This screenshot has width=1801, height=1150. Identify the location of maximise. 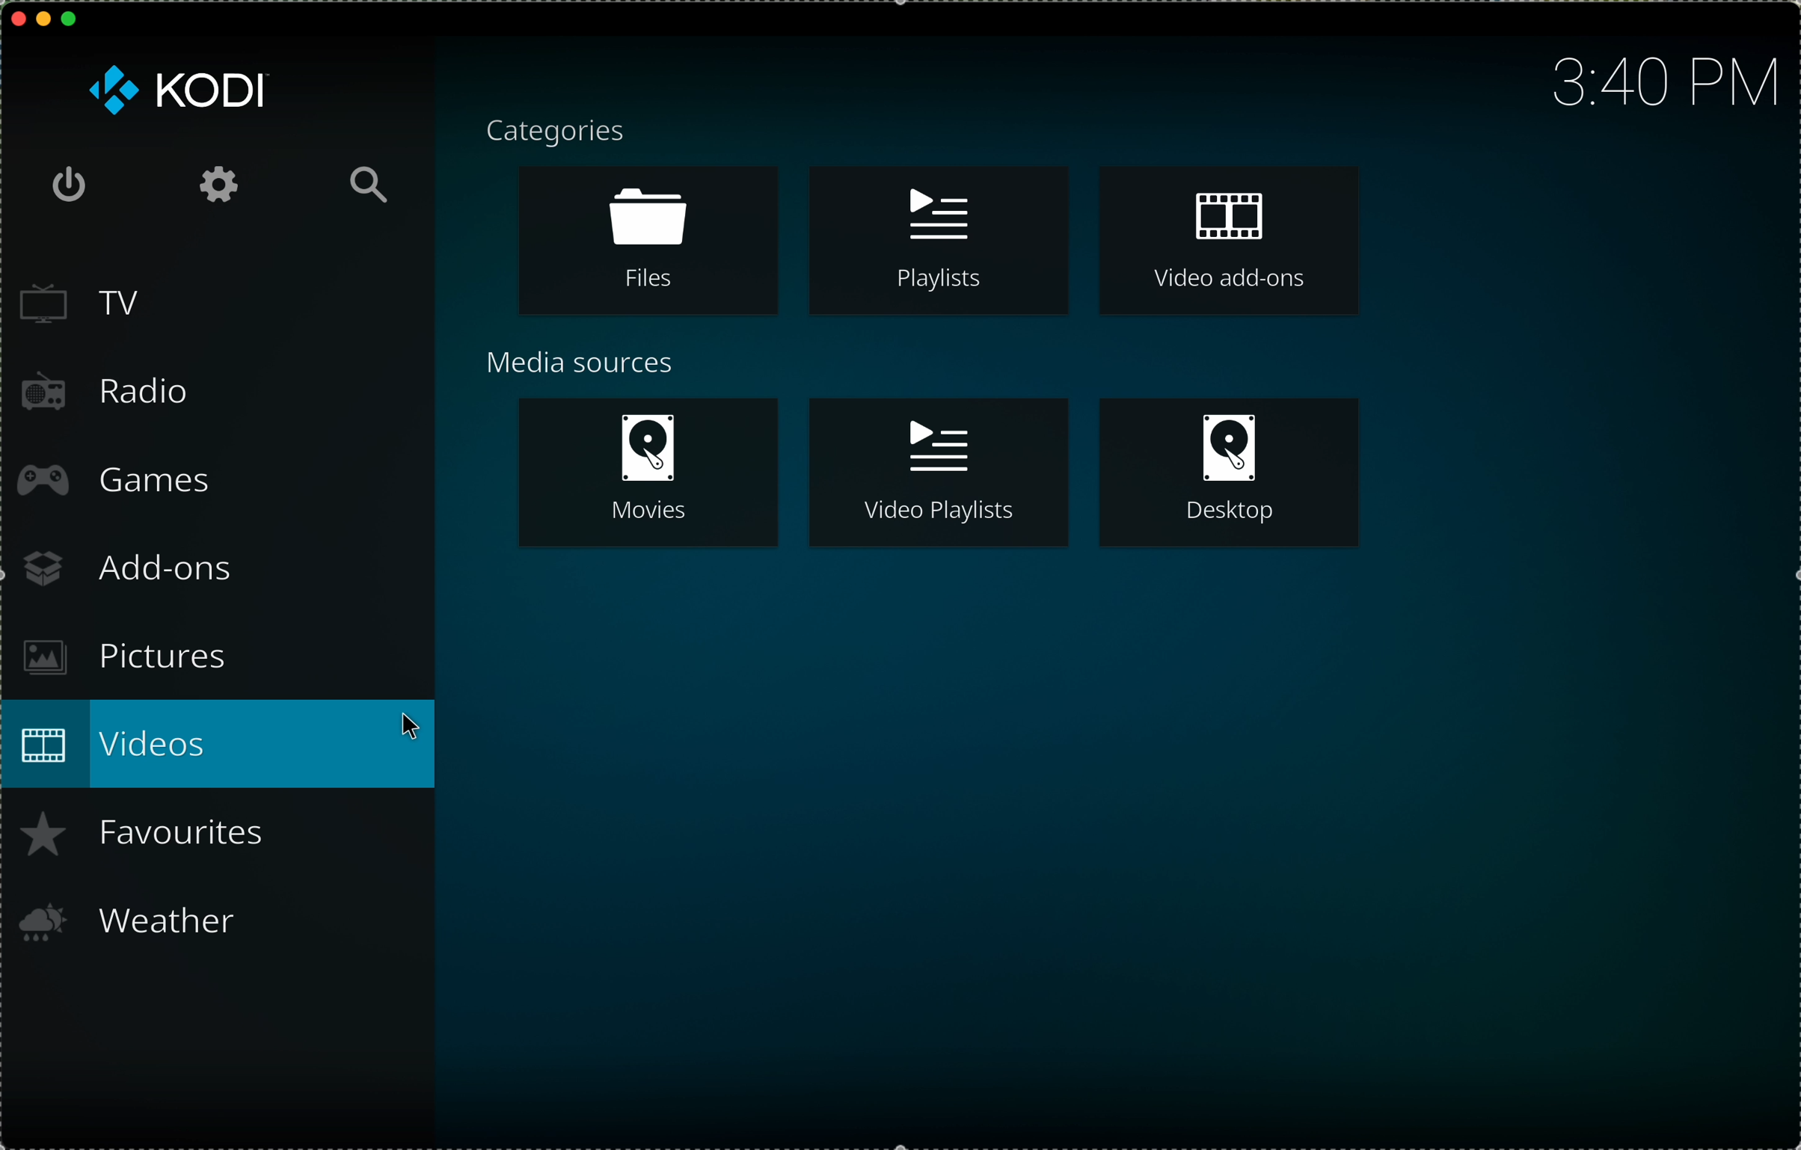
(70, 19).